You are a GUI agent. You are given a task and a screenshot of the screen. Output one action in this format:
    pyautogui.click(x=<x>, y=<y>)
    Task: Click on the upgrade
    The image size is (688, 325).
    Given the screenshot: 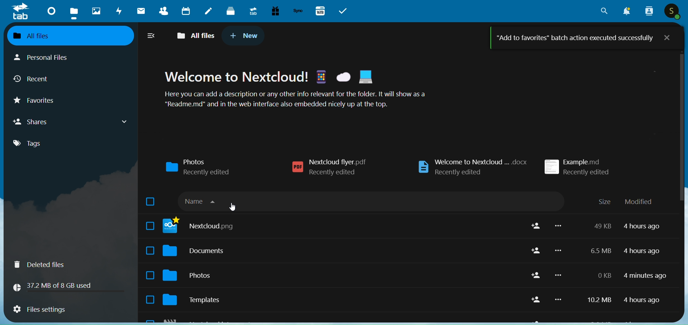 What is the action you would take?
    pyautogui.click(x=251, y=11)
    